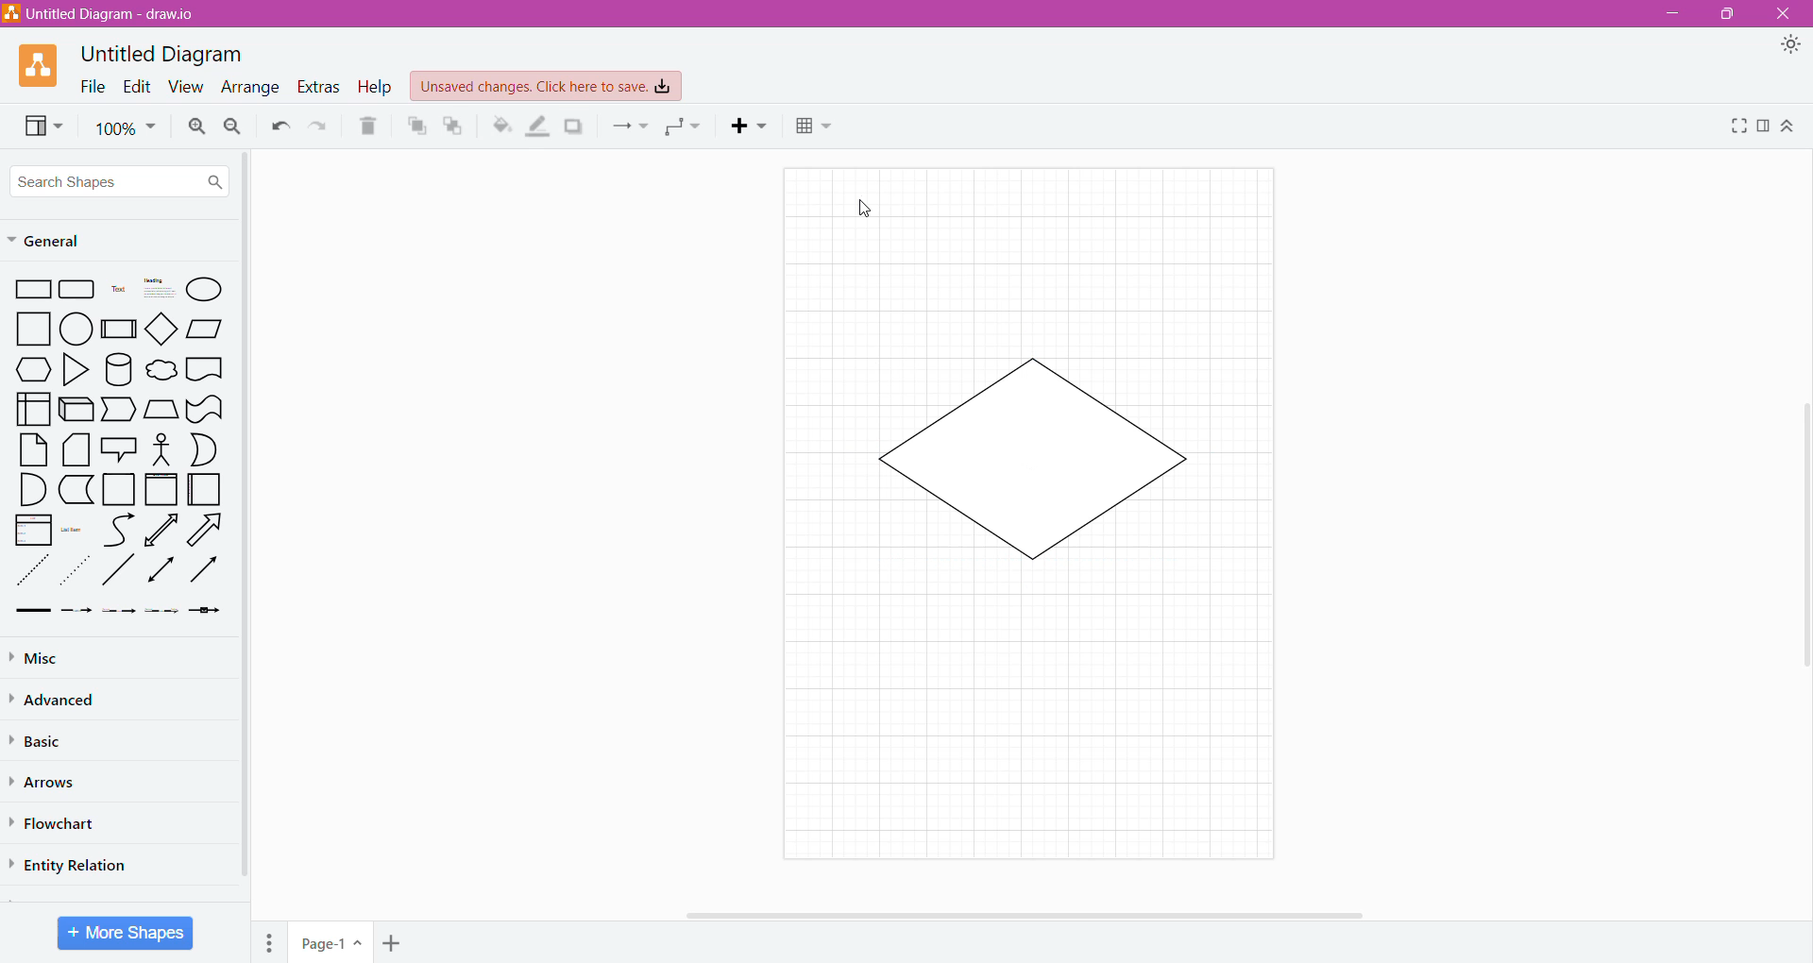 Image resolution: width=1813 pixels, height=963 pixels. What do you see at coordinates (375, 88) in the screenshot?
I see `Help` at bounding box center [375, 88].